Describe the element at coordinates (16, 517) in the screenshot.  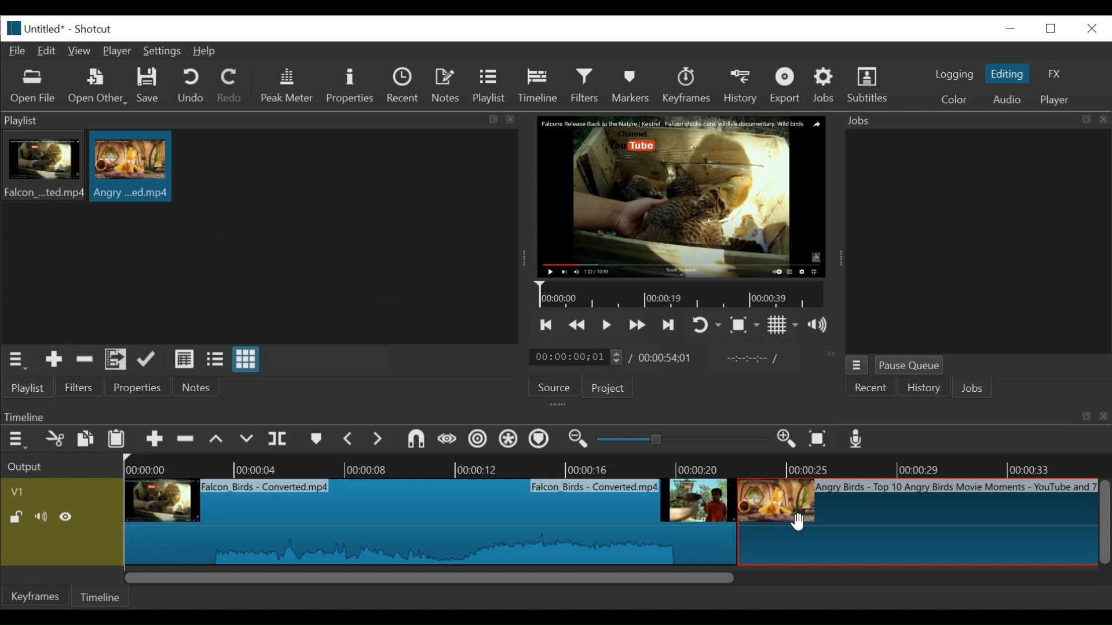
I see `(un)lock track` at that location.